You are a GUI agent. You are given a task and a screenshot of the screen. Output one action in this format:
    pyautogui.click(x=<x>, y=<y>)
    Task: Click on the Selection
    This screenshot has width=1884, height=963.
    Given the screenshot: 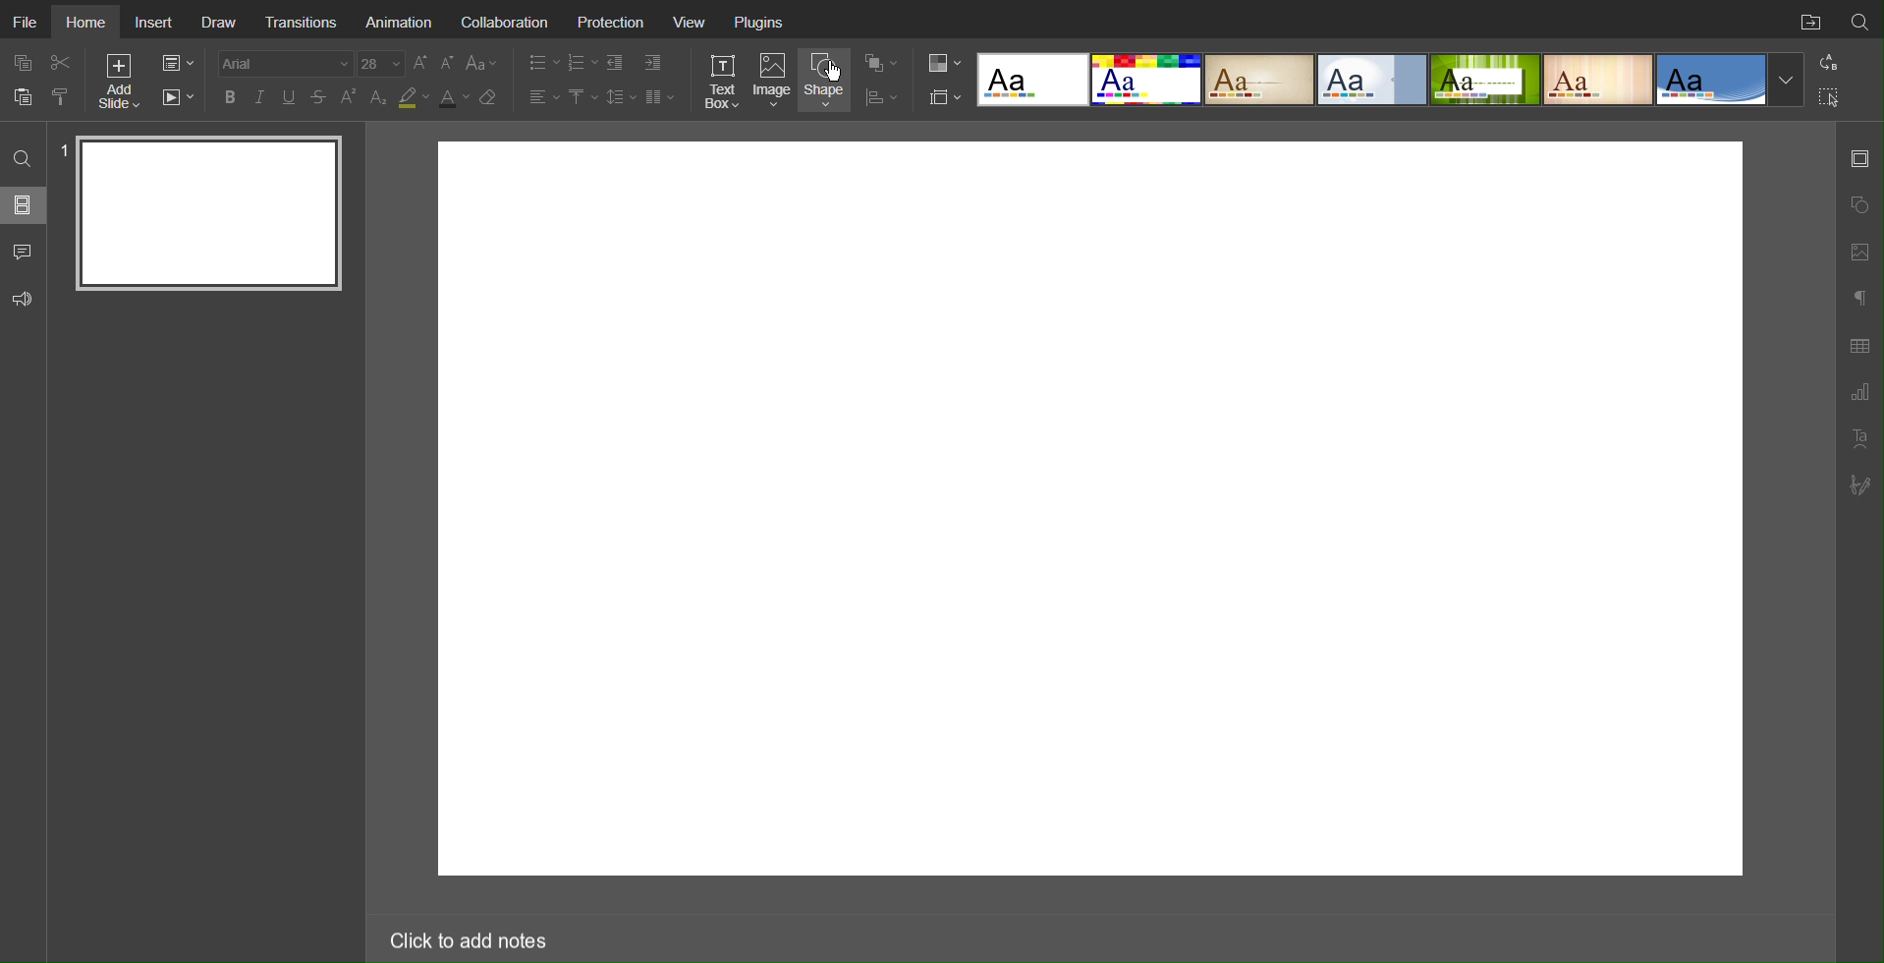 What is the action you would take?
    pyautogui.click(x=1830, y=96)
    